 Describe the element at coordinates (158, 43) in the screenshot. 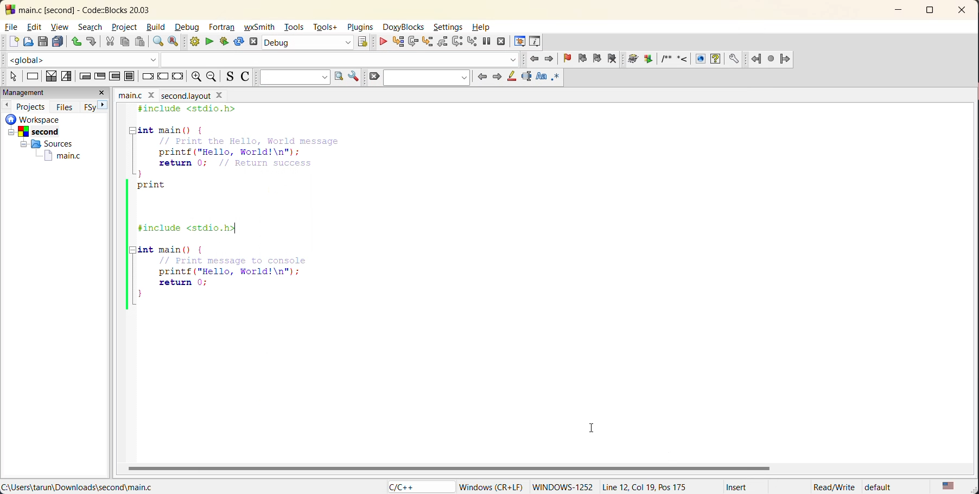

I see `find` at that location.